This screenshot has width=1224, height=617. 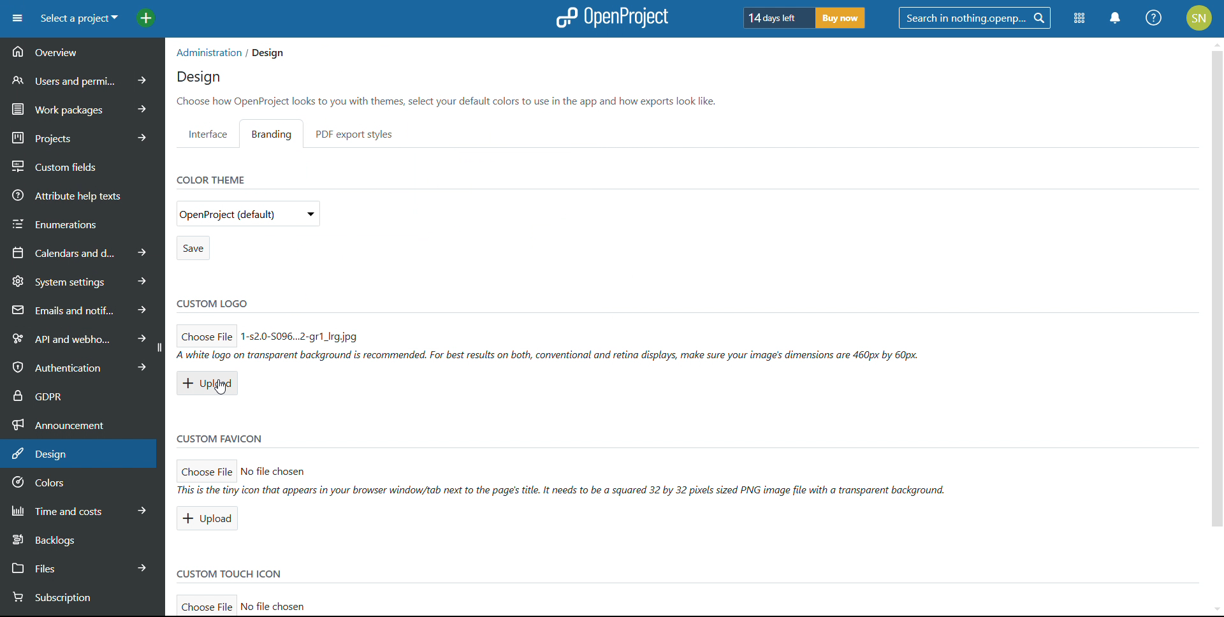 I want to click on files, so click(x=80, y=567).